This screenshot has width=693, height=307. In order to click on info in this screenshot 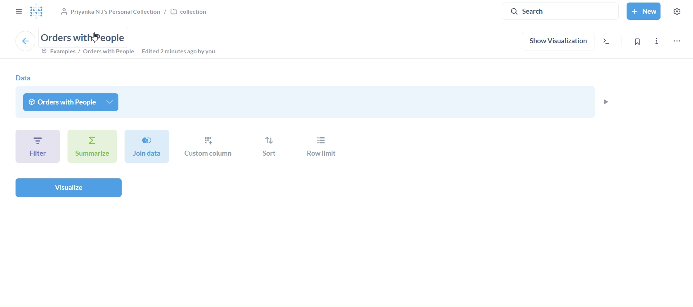, I will do `click(659, 42)`.